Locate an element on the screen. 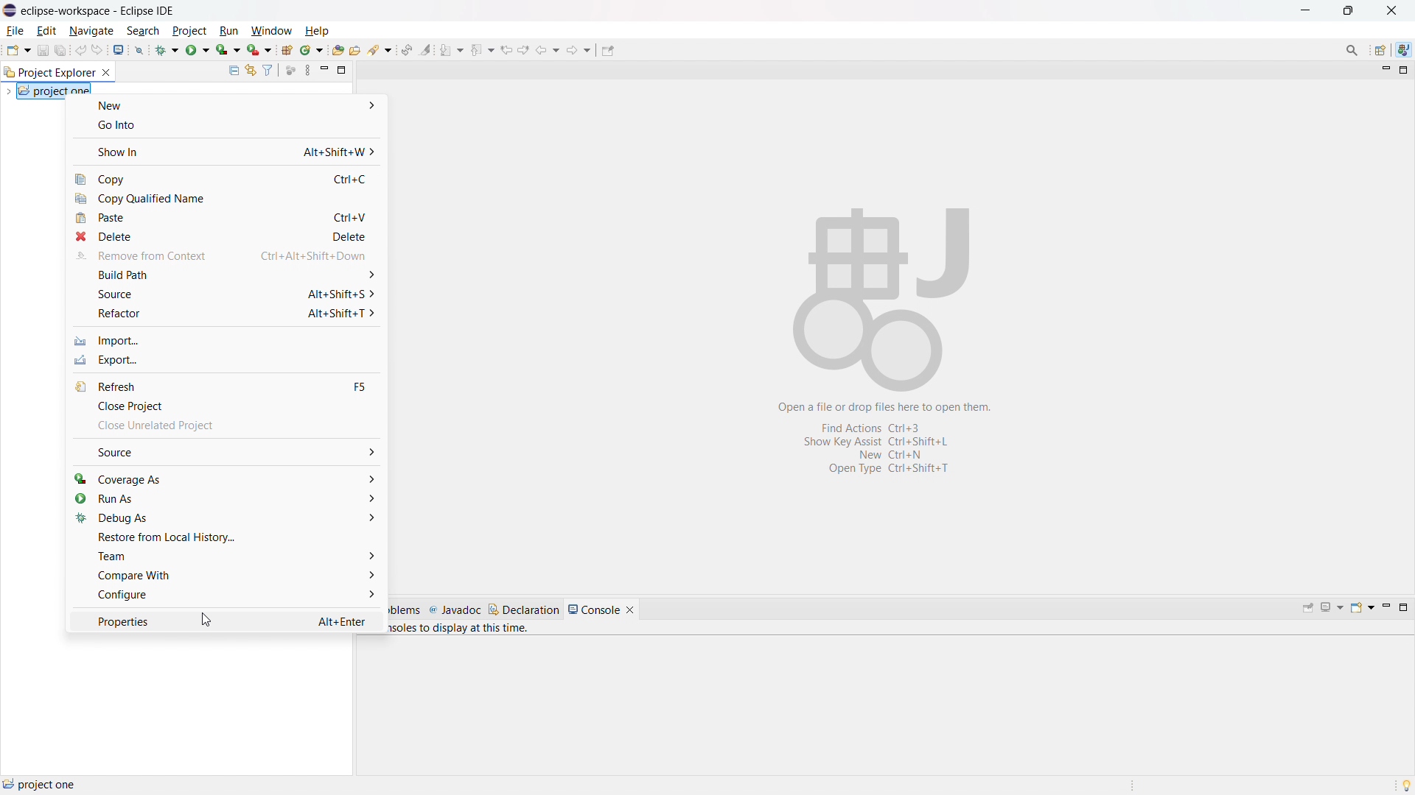 The image size is (1415, 795). select and deselect filters is located at coordinates (268, 71).